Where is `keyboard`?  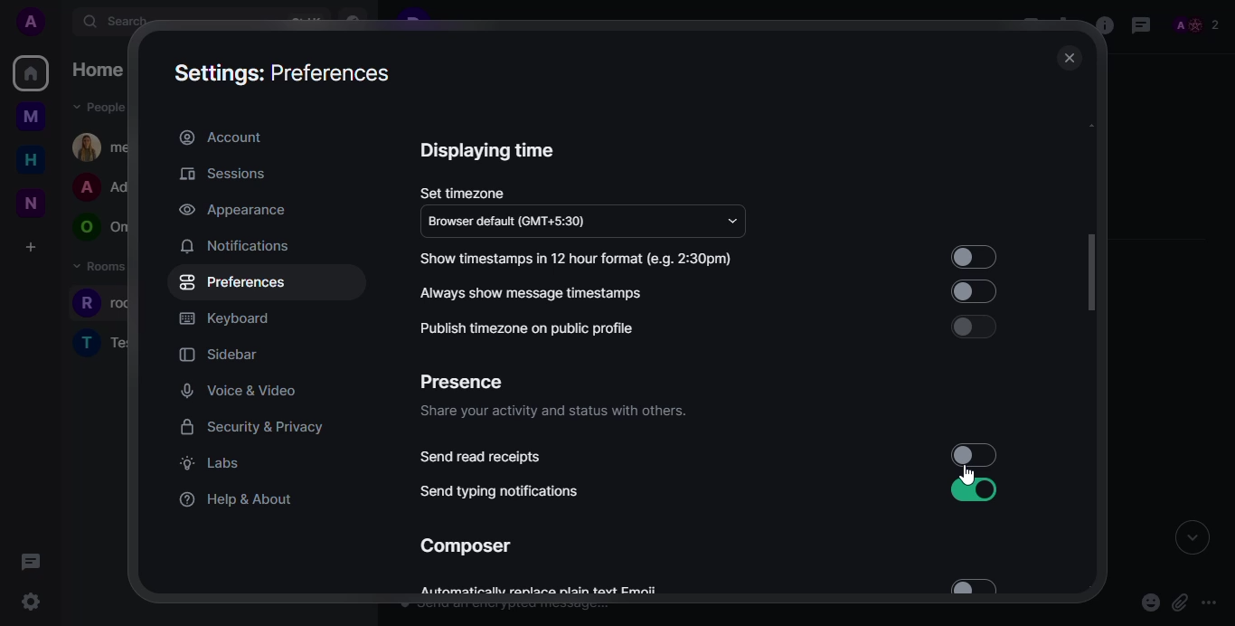
keyboard is located at coordinates (224, 318).